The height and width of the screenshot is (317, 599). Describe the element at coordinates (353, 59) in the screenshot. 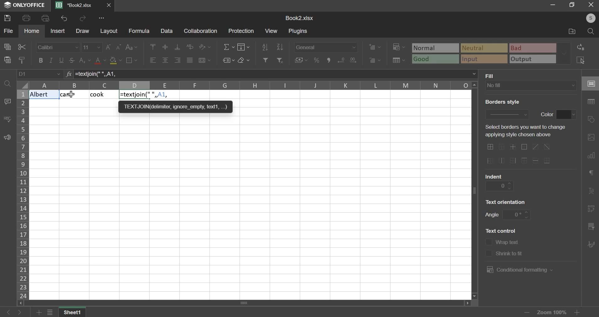

I see `decrease decimals` at that location.